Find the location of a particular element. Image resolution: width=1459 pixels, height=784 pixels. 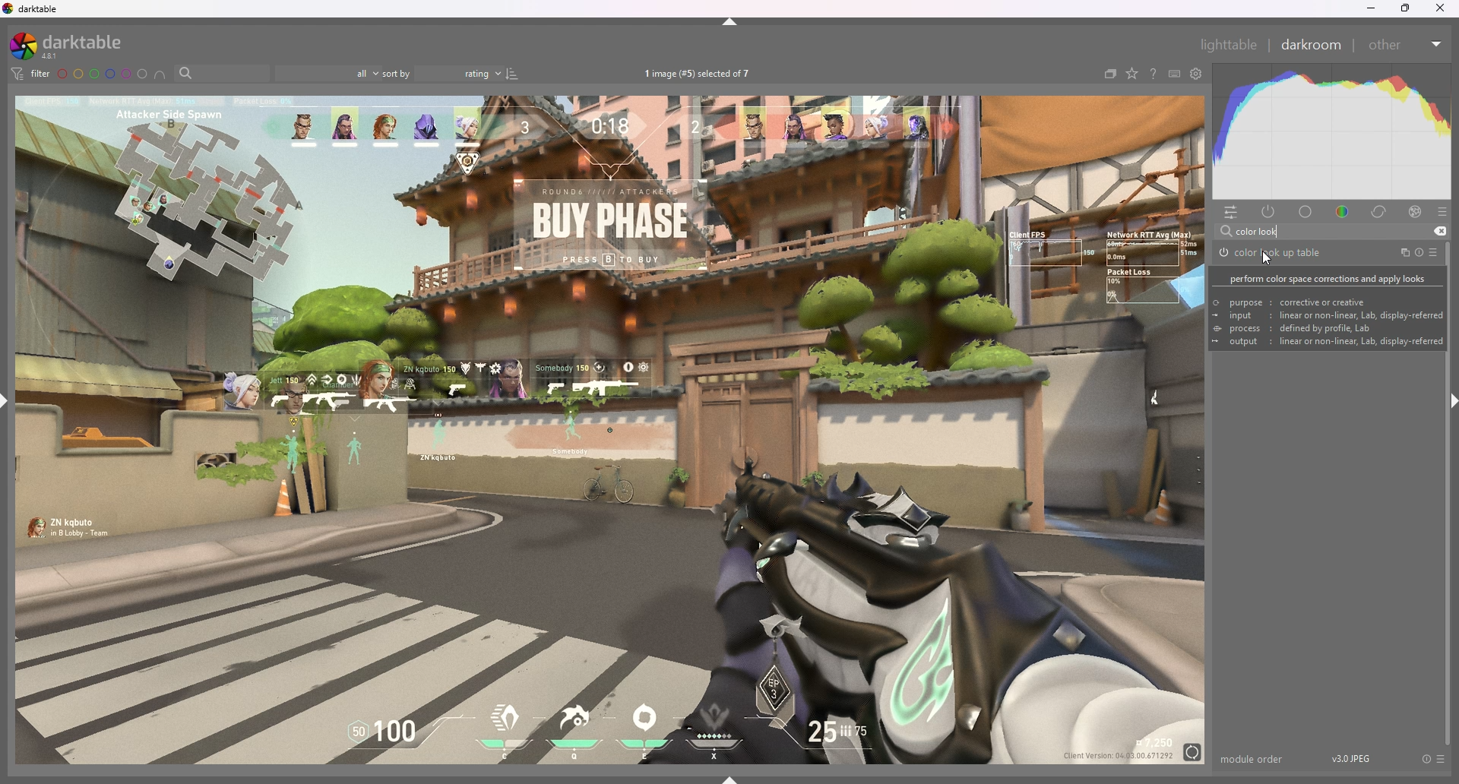

show global preferences is located at coordinates (1197, 74).